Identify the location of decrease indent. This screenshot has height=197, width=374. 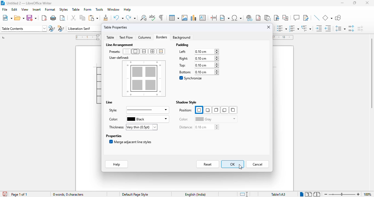
(329, 28).